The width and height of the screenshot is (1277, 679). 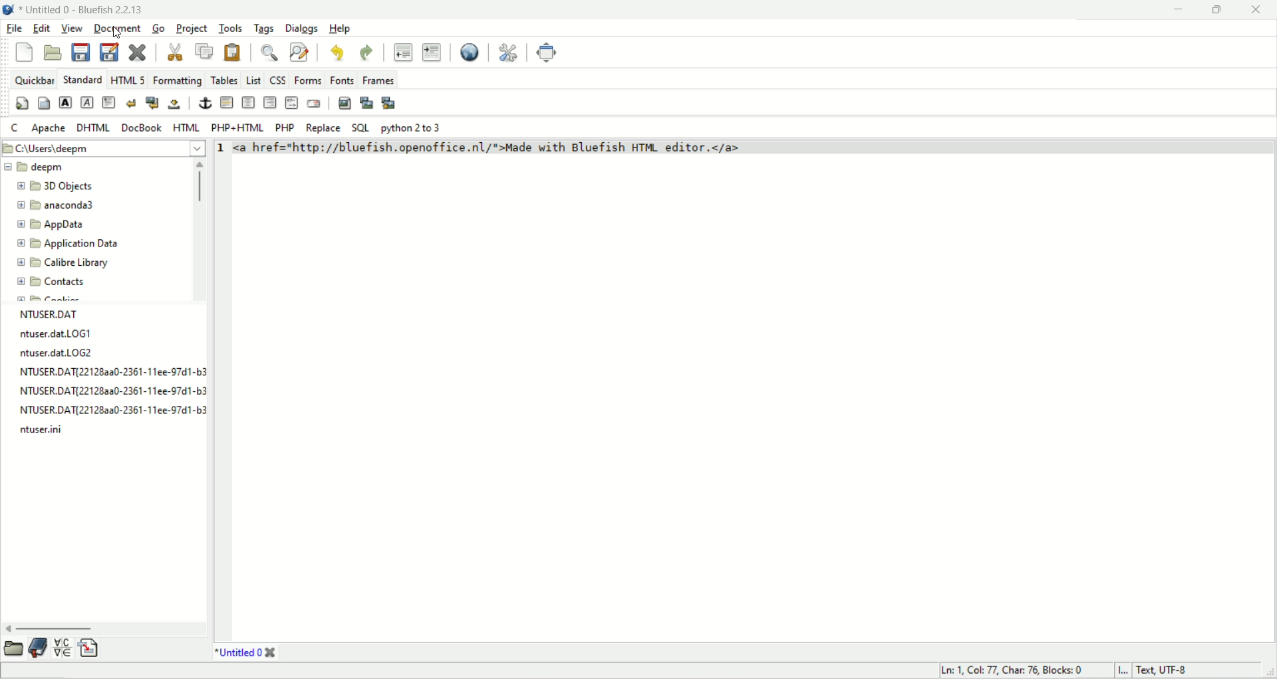 What do you see at coordinates (239, 128) in the screenshot?
I see `PHP+HTML` at bounding box center [239, 128].